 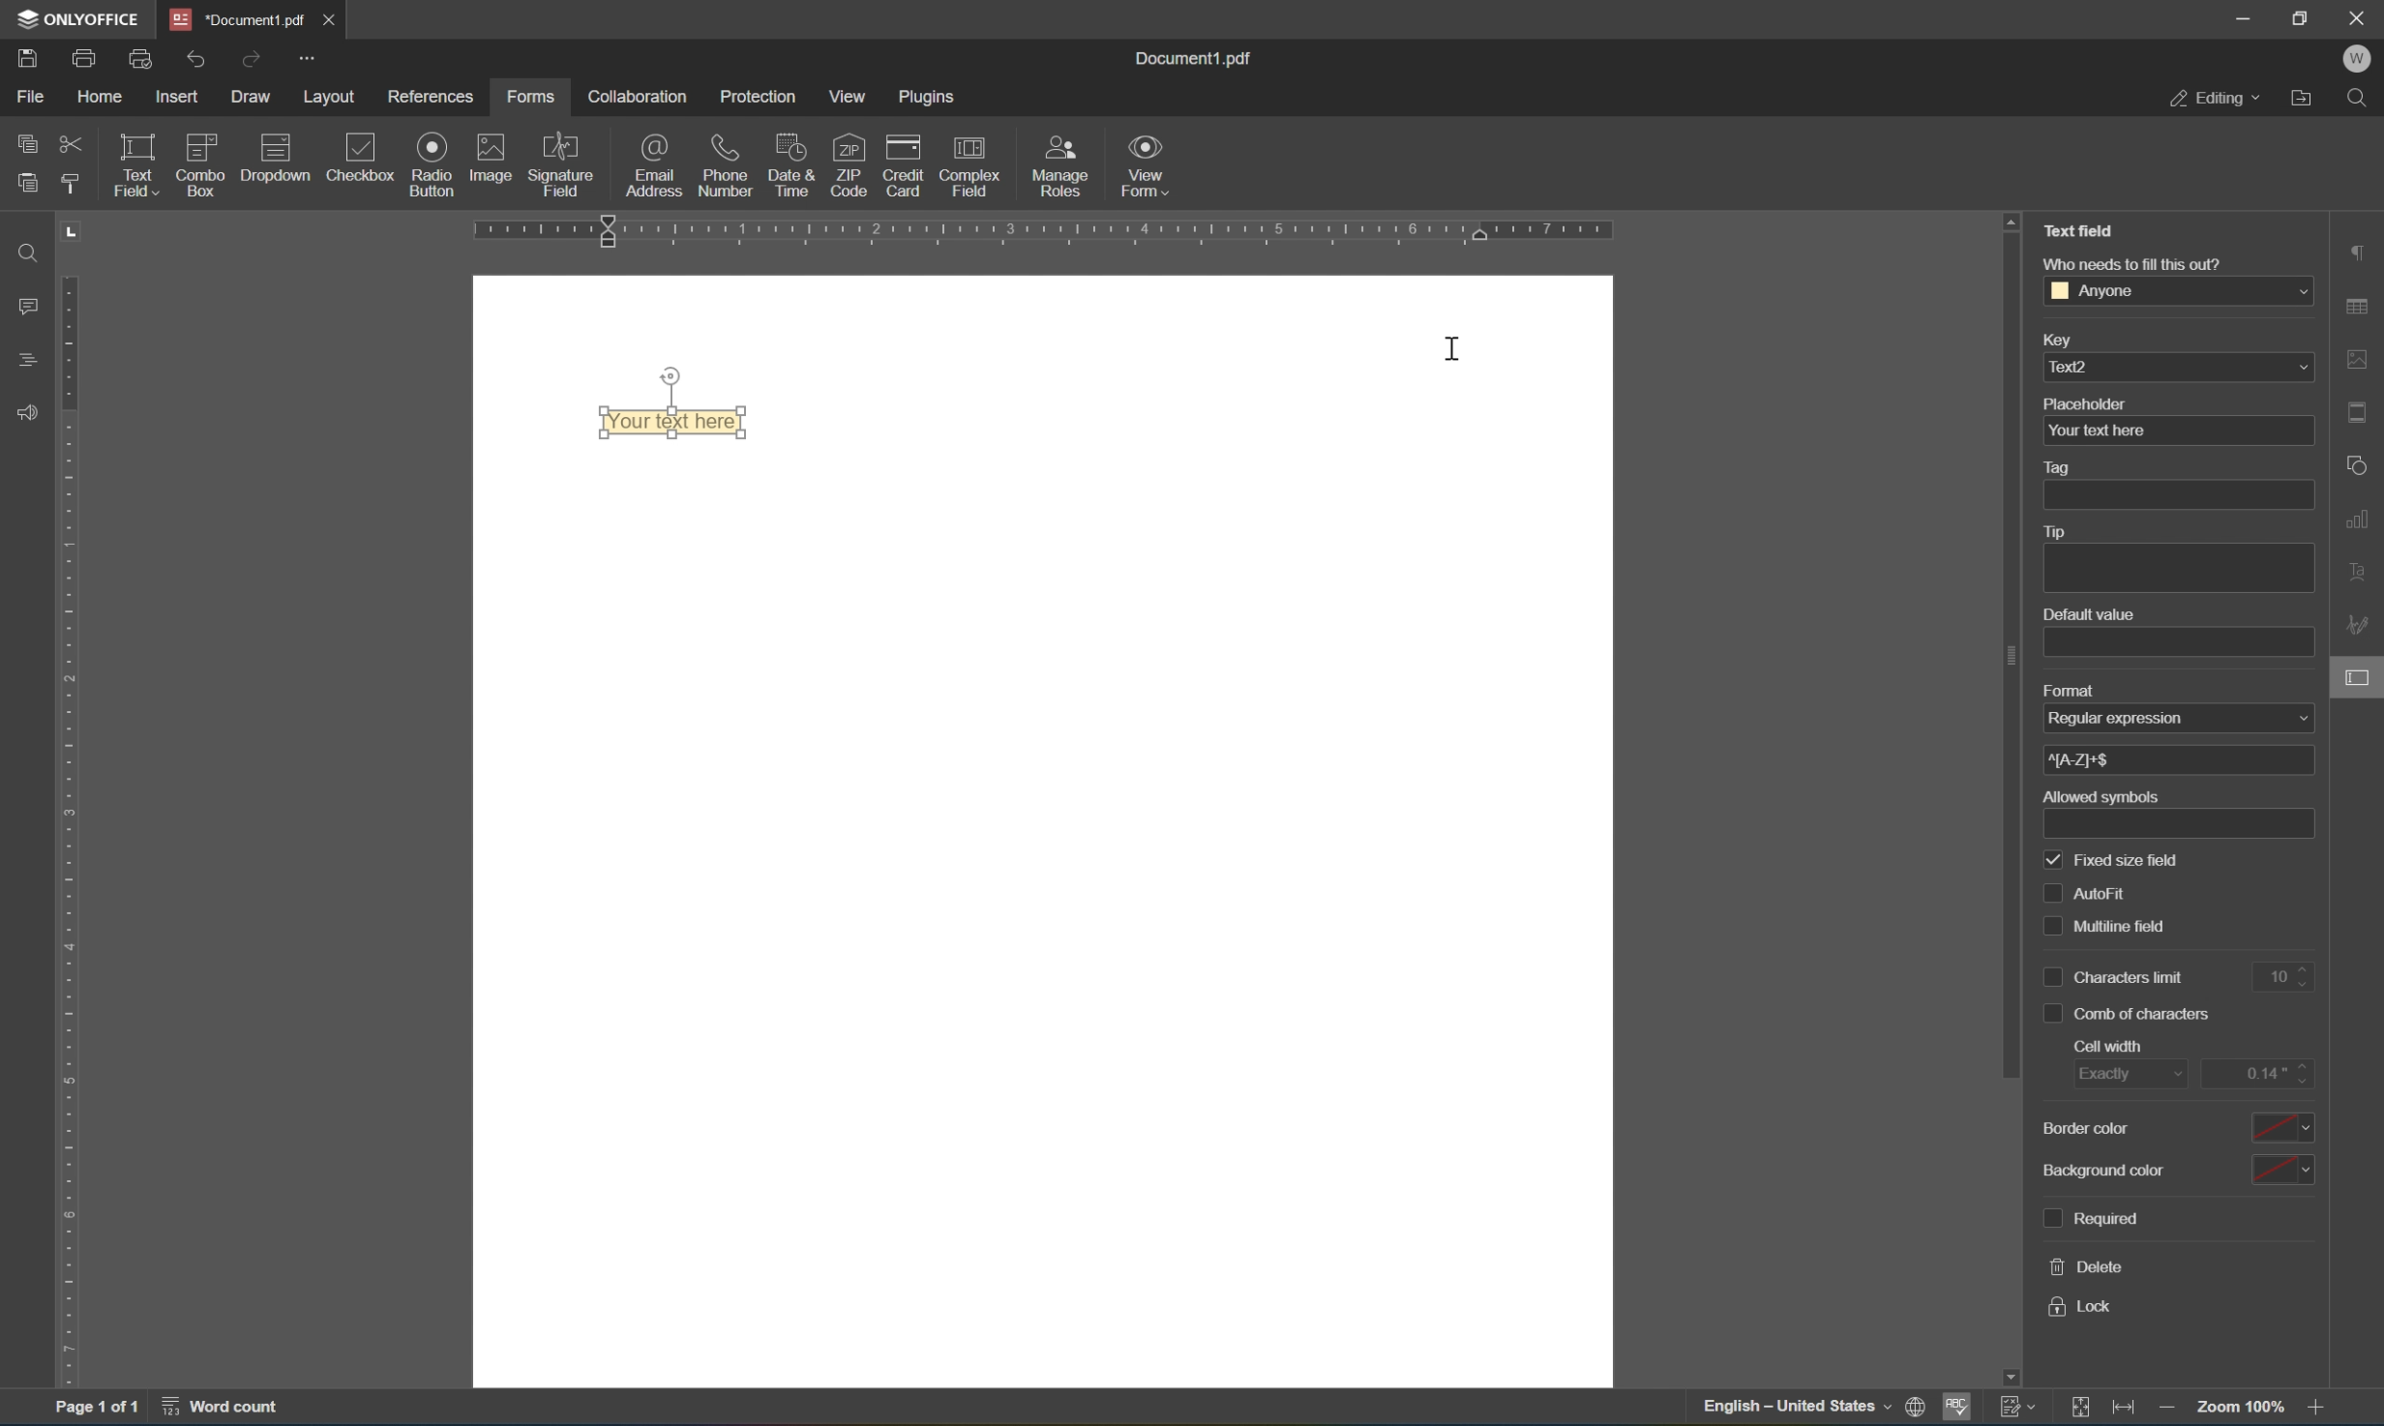 What do you see at coordinates (2094, 615) in the screenshot?
I see `default value` at bounding box center [2094, 615].